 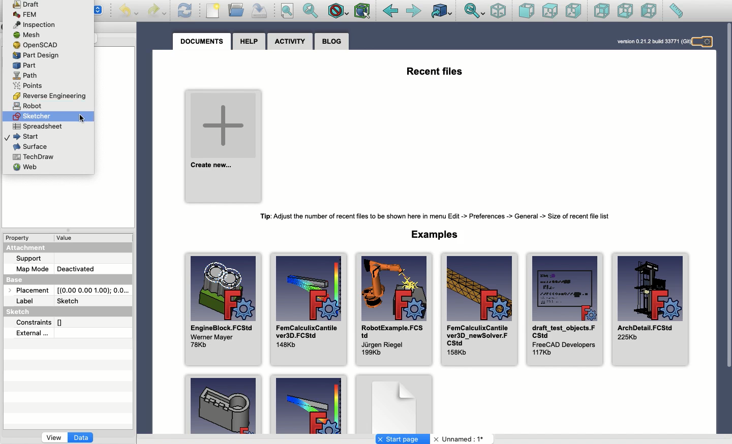 What do you see at coordinates (32, 291) in the screenshot?
I see `Placement` at bounding box center [32, 291].